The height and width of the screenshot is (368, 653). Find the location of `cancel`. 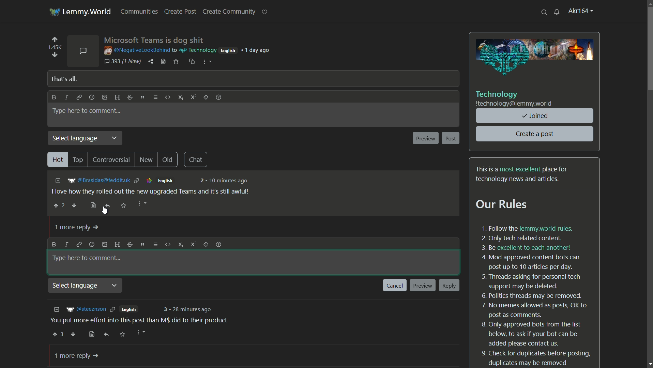

cancel is located at coordinates (395, 286).